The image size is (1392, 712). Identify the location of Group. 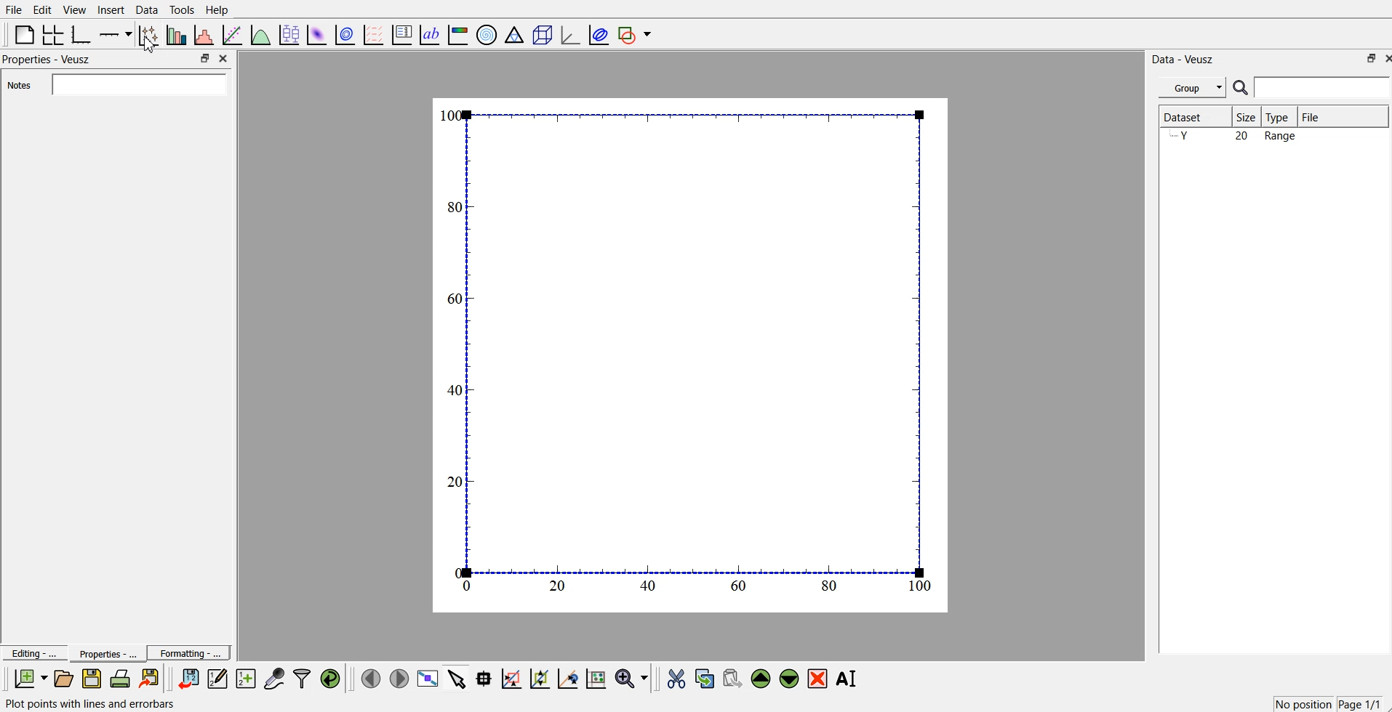
(1190, 88).